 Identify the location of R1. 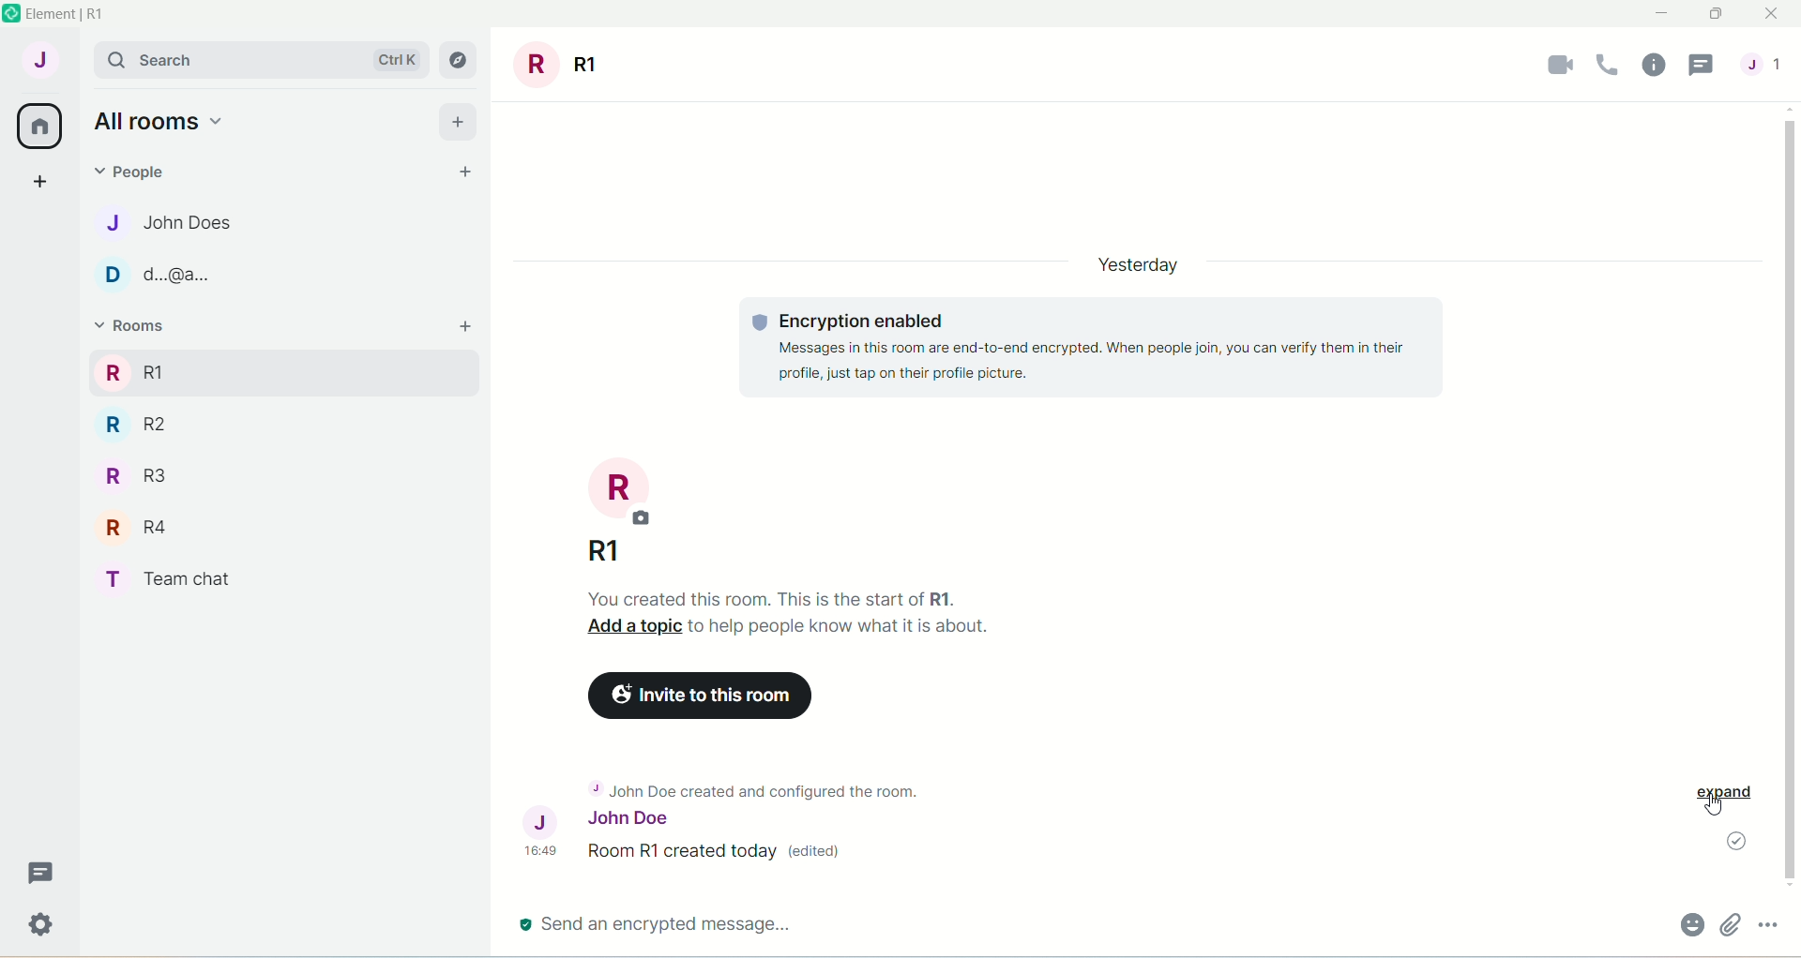
(609, 556).